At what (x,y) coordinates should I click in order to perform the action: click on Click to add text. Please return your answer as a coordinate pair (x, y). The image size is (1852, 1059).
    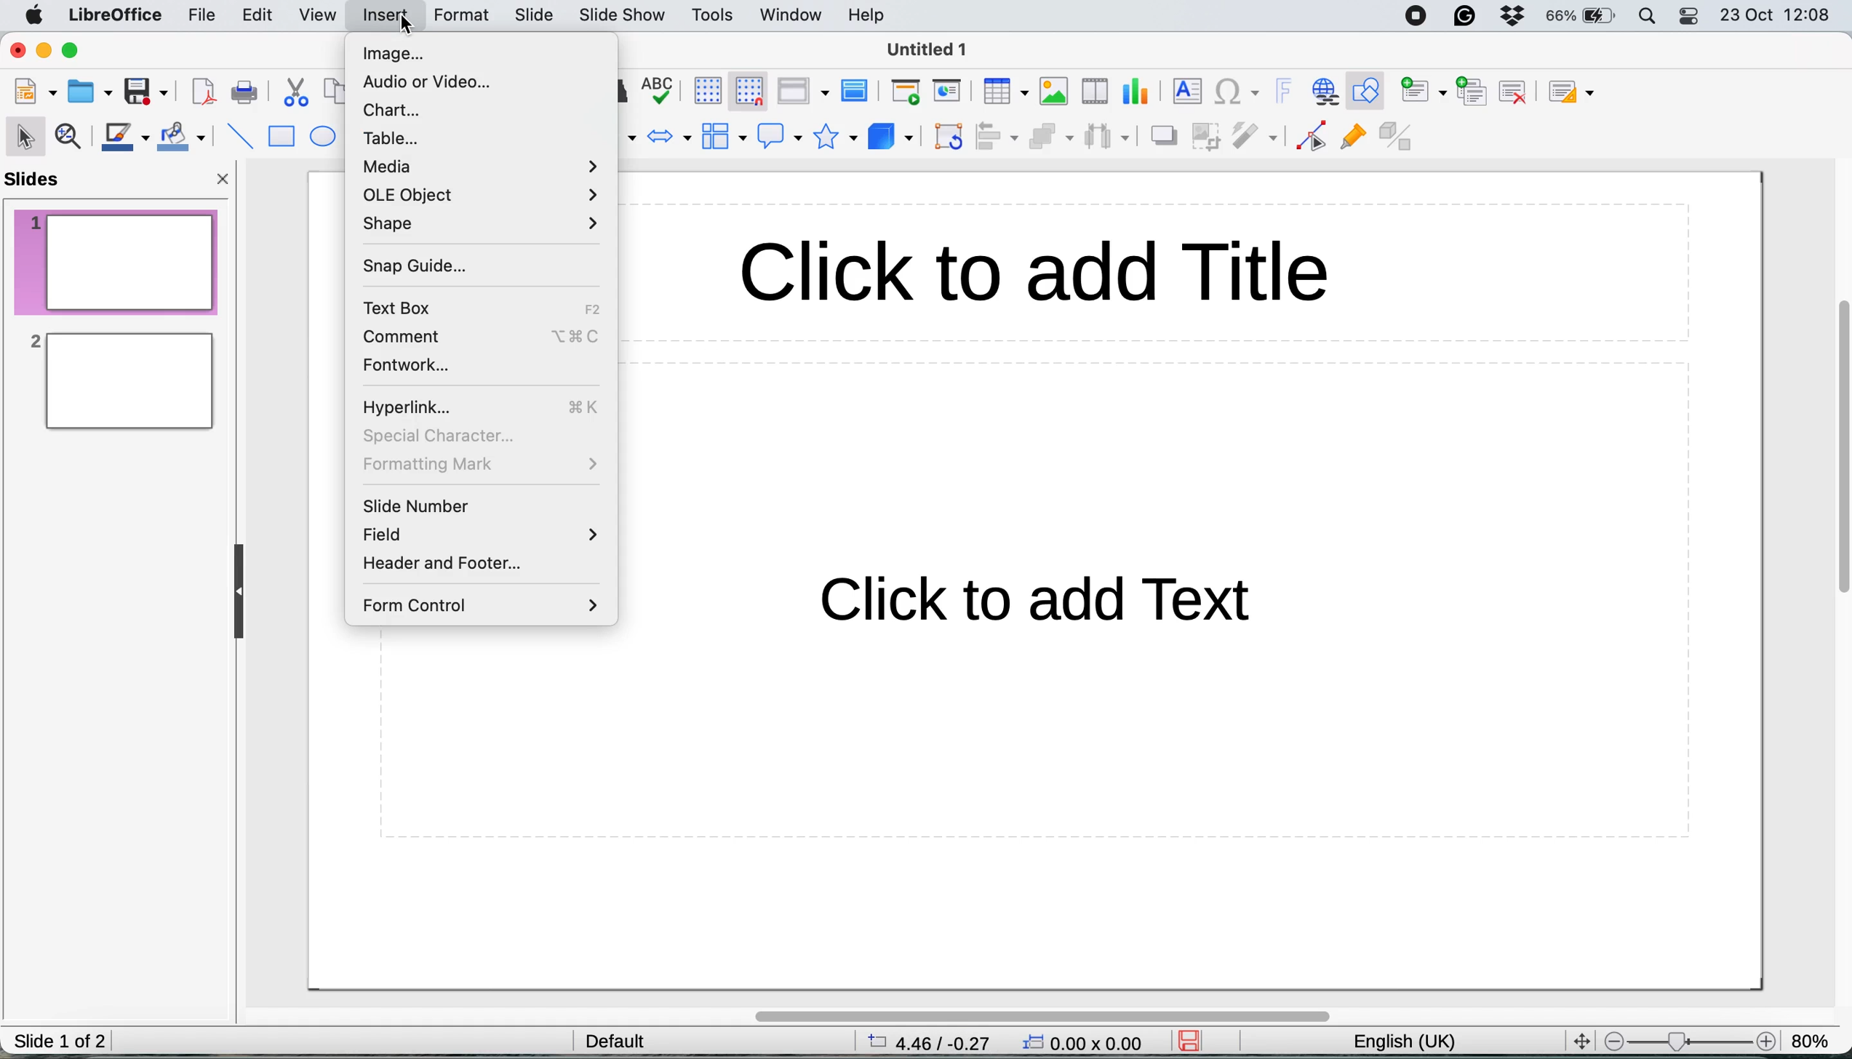
    Looking at the image, I should click on (1017, 611).